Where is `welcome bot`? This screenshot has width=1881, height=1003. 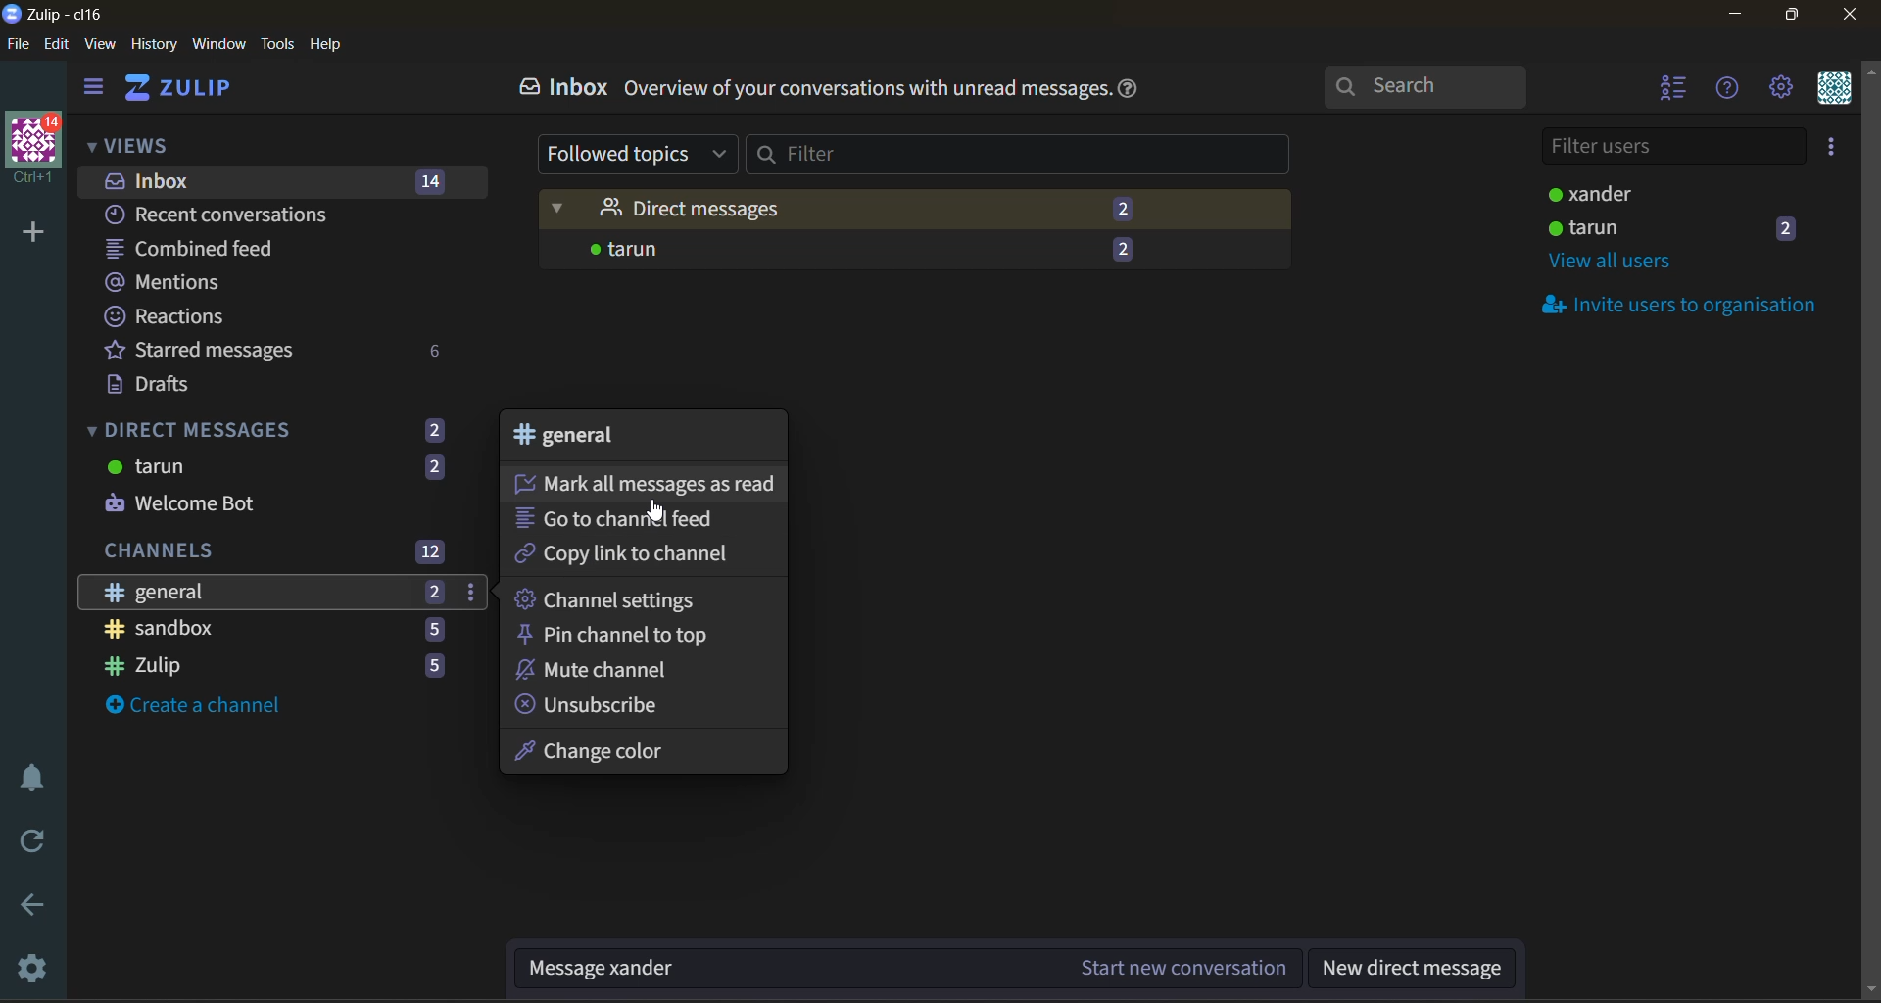 welcome bot is located at coordinates (244, 503).